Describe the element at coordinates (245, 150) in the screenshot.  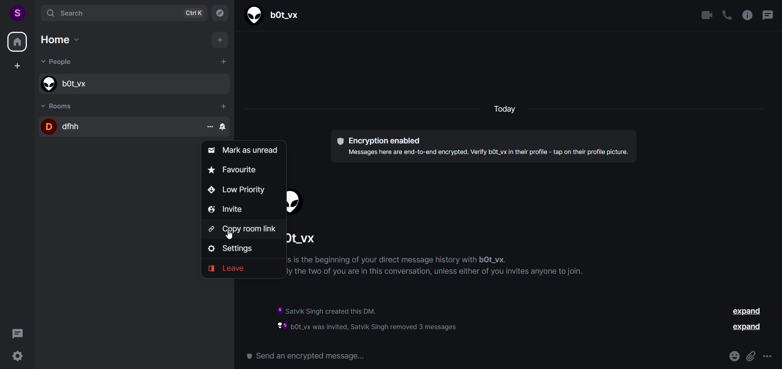
I see `mark as unread` at that location.